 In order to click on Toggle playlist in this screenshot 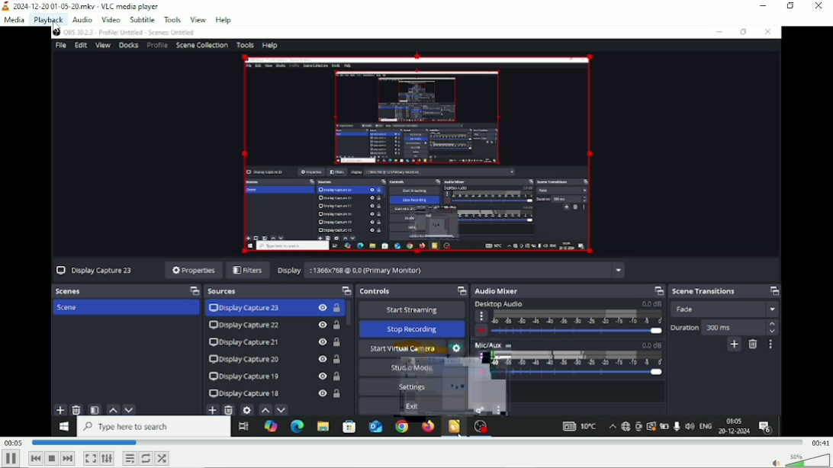, I will do `click(130, 458)`.